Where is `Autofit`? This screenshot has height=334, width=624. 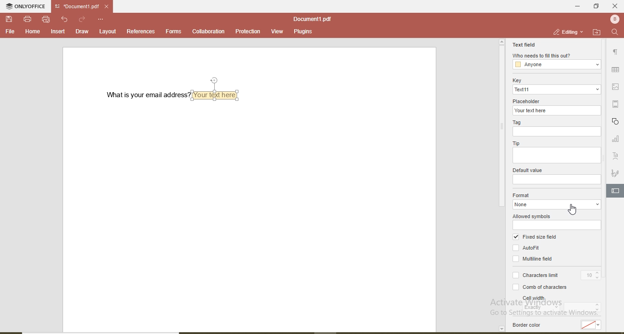
Autofit is located at coordinates (527, 248).